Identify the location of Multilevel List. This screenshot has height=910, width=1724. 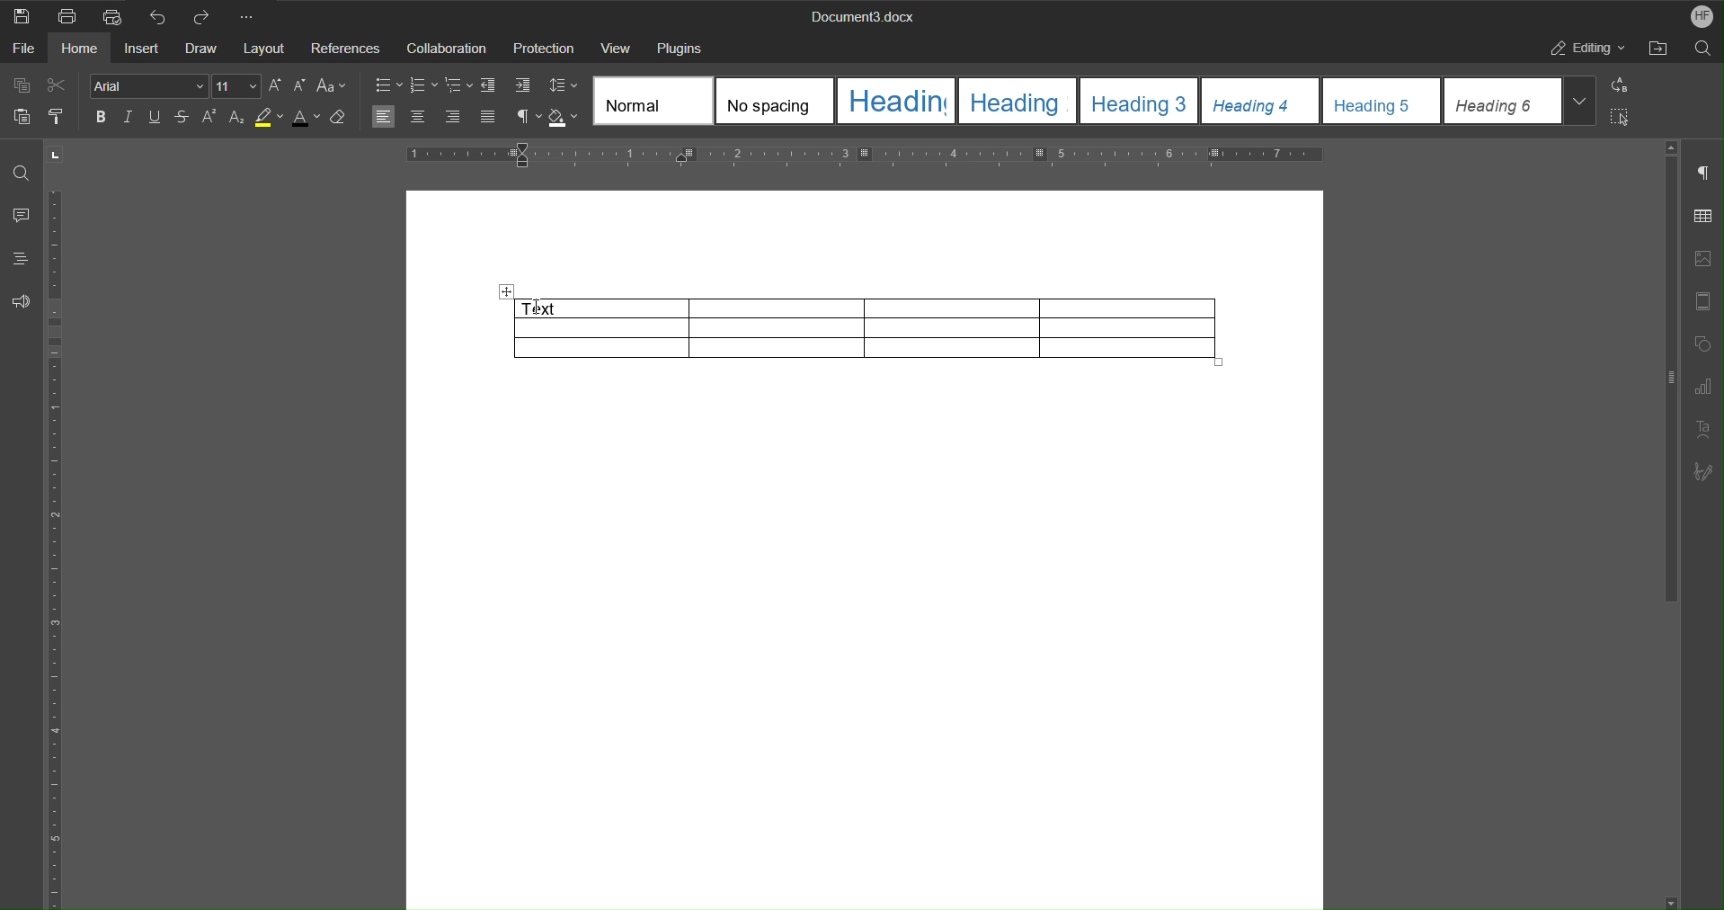
(458, 86).